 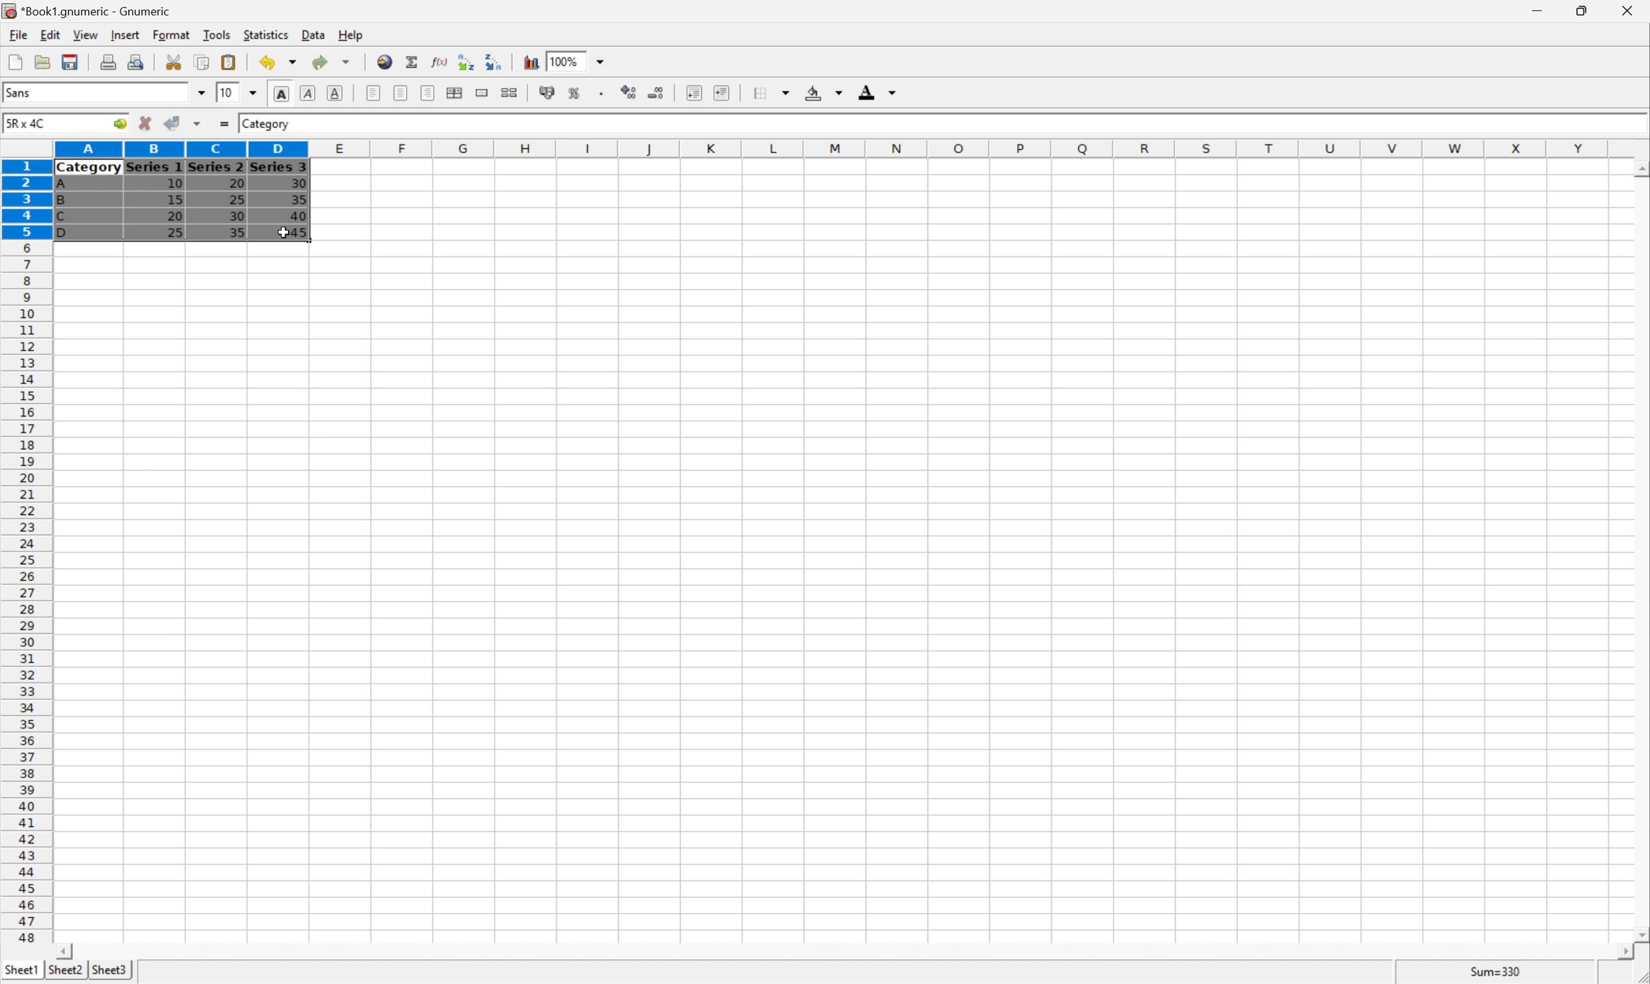 What do you see at coordinates (217, 34) in the screenshot?
I see `Tools` at bounding box center [217, 34].